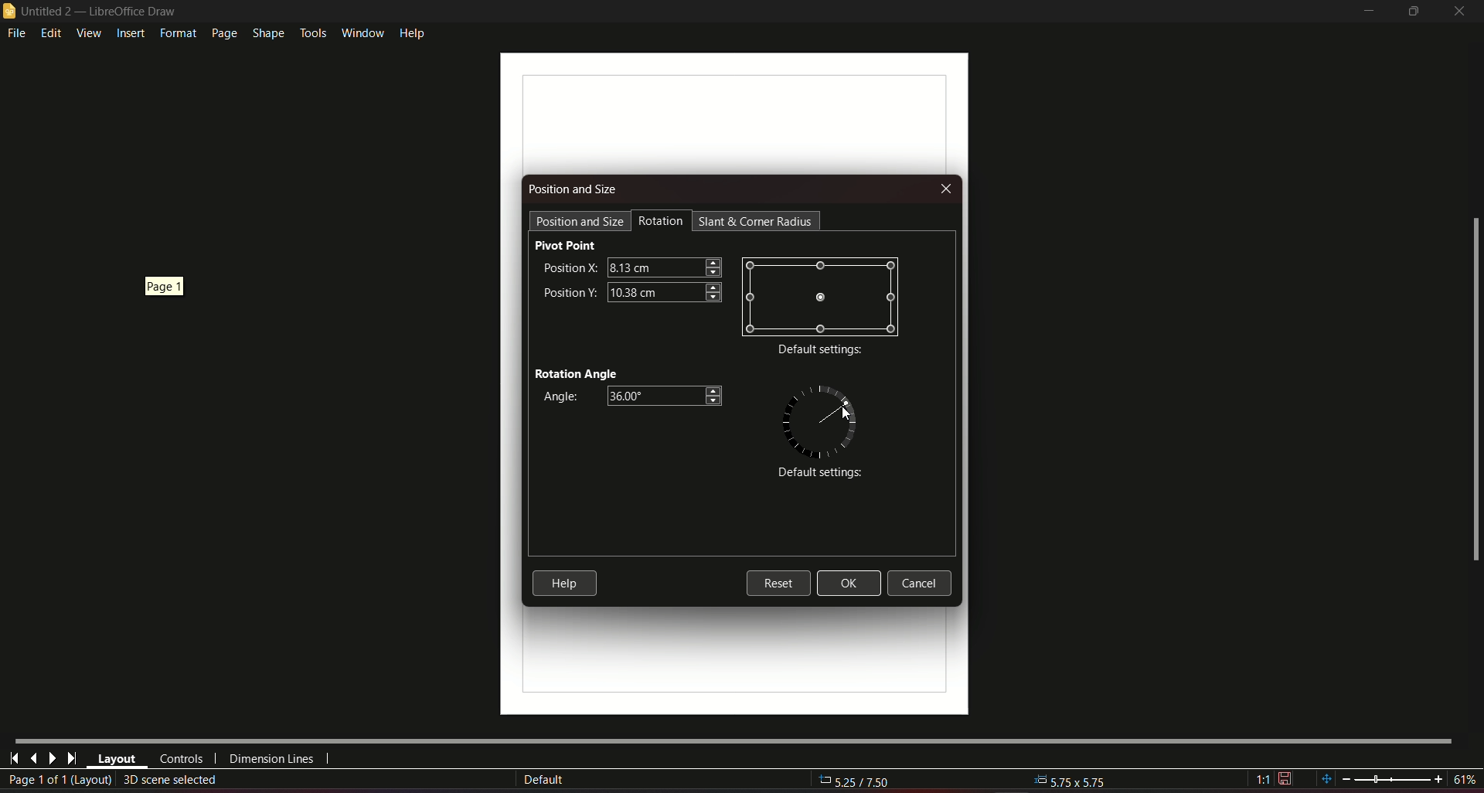  What do you see at coordinates (1413, 12) in the screenshot?
I see `minimize/maximize` at bounding box center [1413, 12].